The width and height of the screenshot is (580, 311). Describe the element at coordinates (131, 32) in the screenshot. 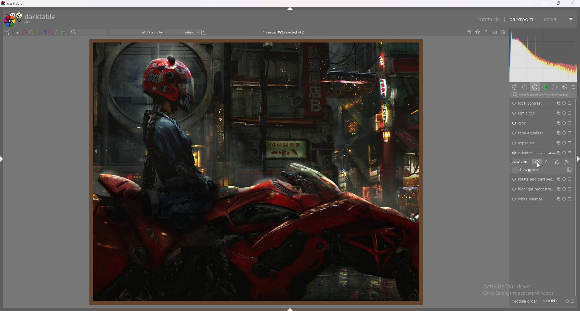

I see `filter by images rating` at that location.